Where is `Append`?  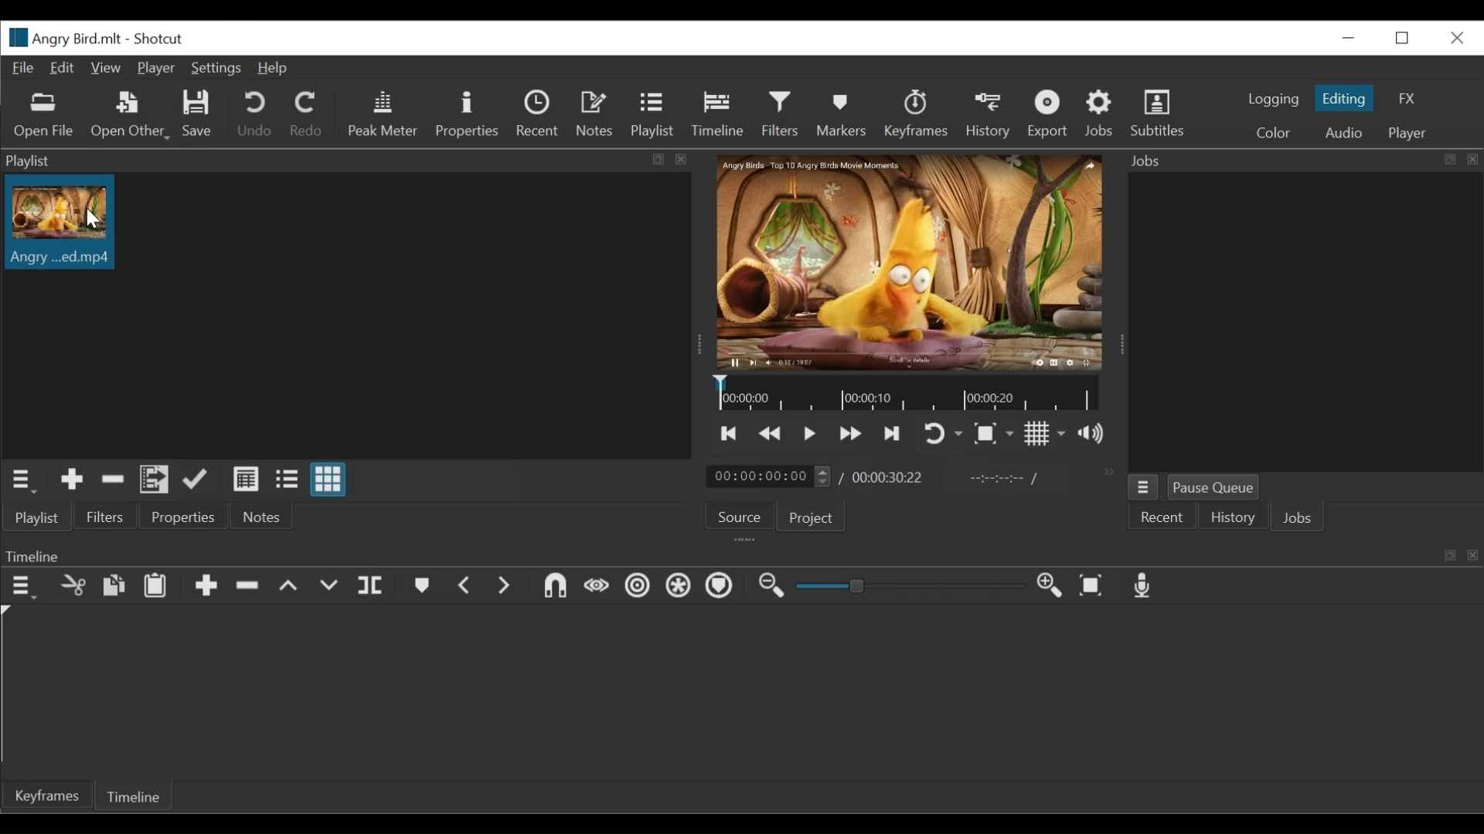 Append is located at coordinates (206, 585).